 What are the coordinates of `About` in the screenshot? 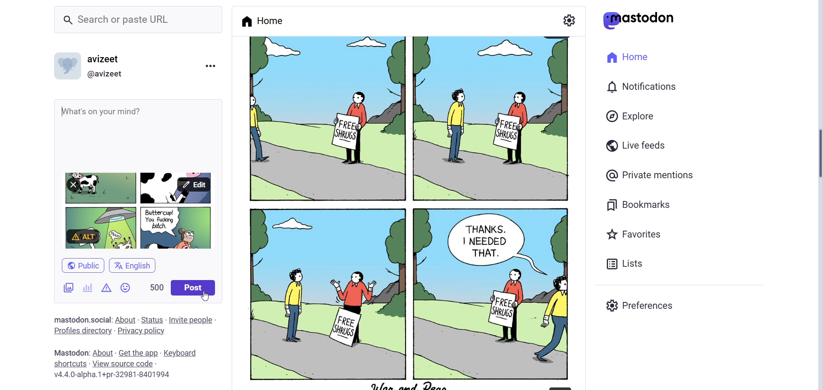 It's located at (127, 319).